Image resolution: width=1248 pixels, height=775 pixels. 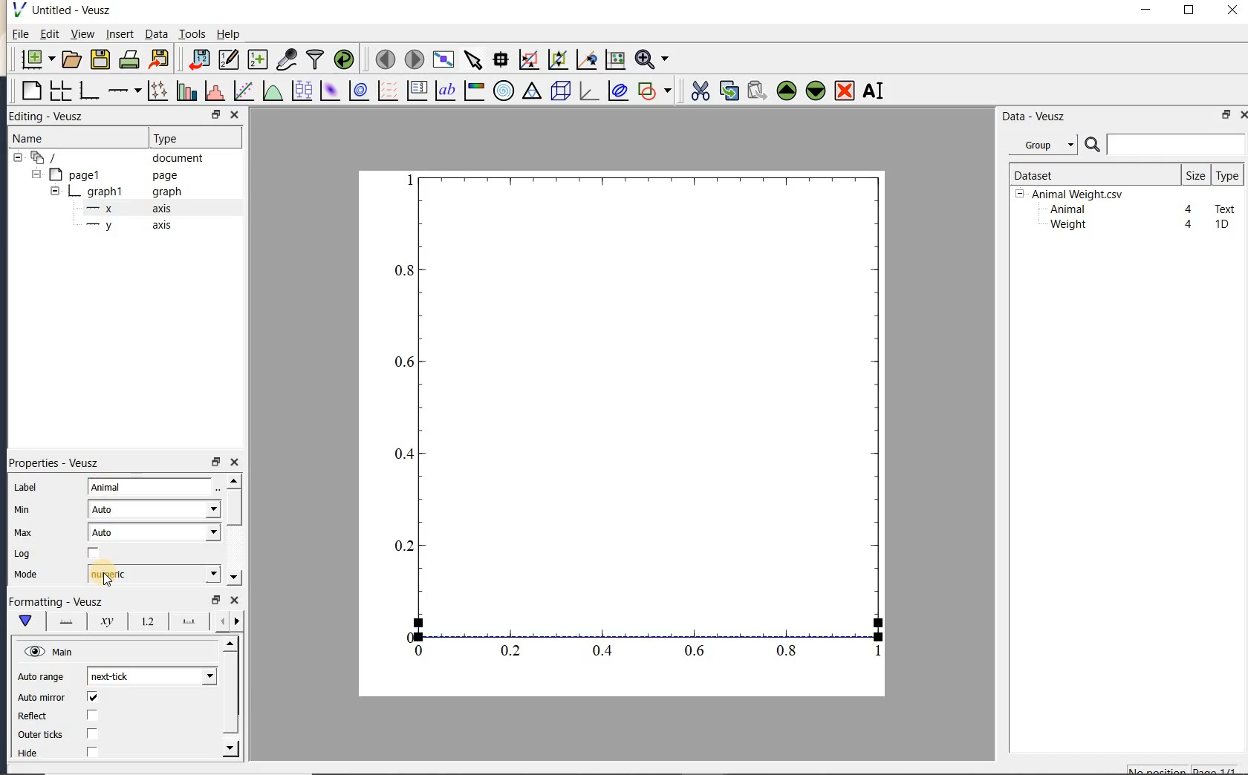 I want to click on RESTORE, so click(x=213, y=112).